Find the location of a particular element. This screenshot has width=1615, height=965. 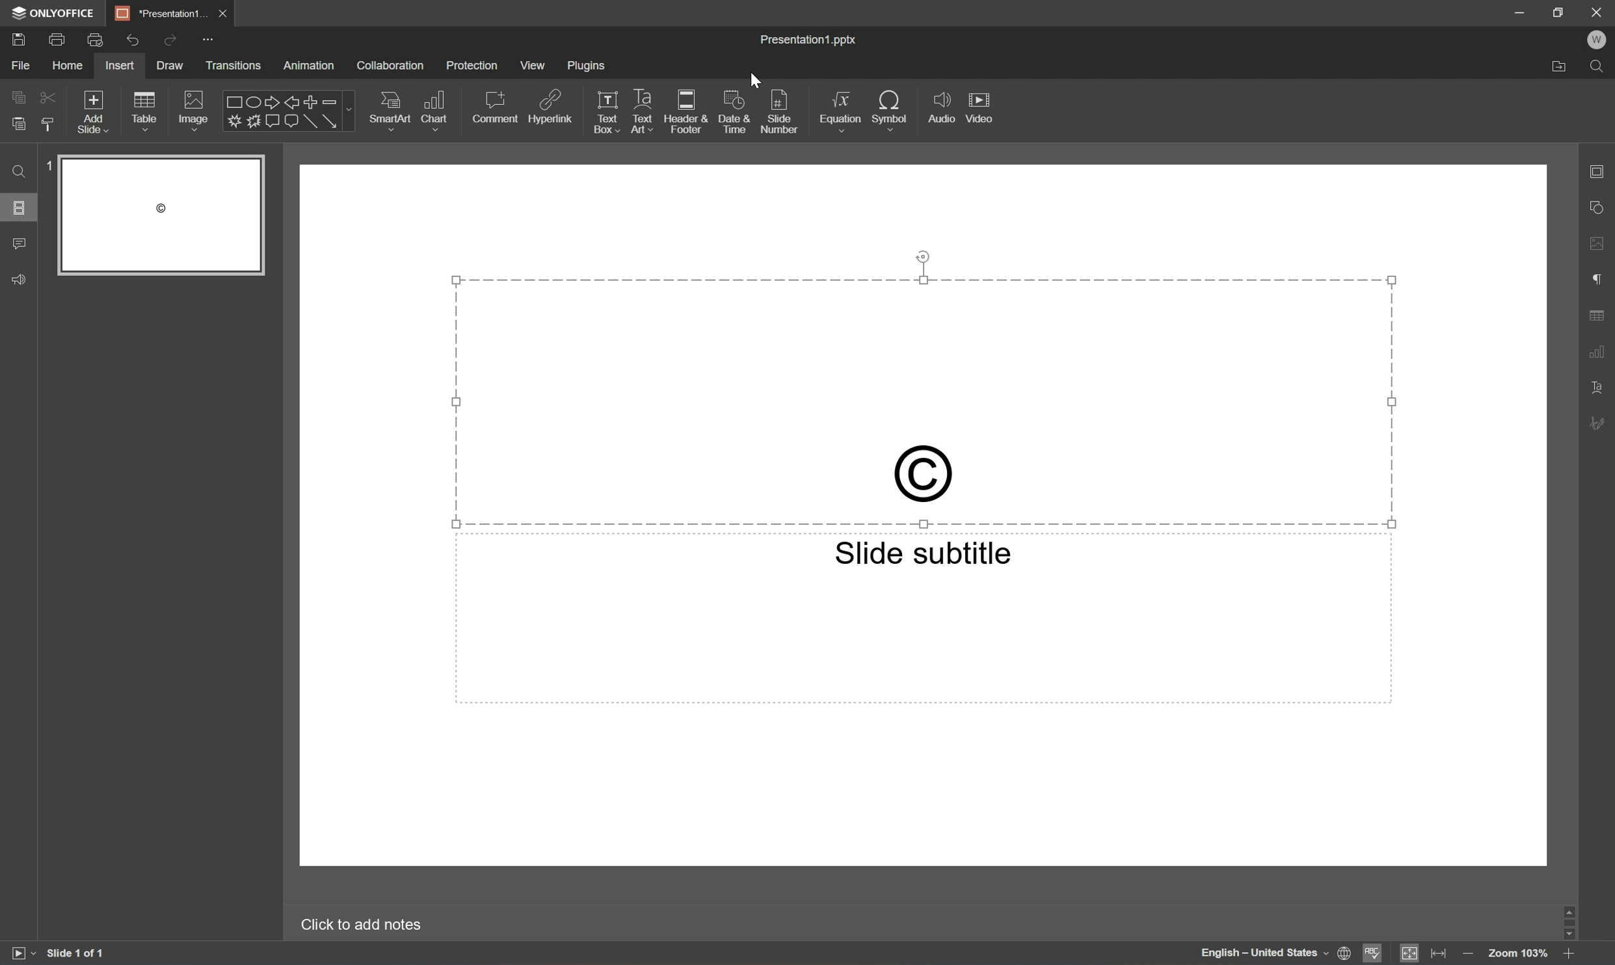

1 is located at coordinates (47, 165).